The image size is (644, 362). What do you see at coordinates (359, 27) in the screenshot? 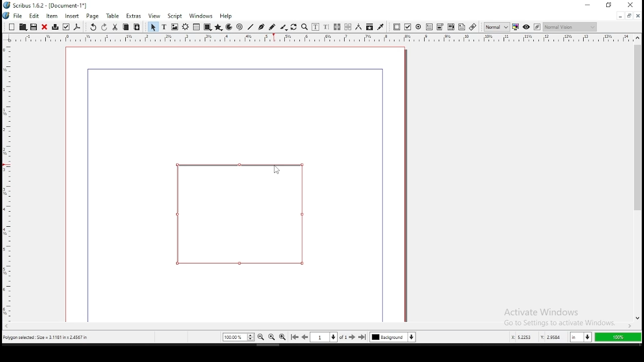
I see `measurement` at bounding box center [359, 27].